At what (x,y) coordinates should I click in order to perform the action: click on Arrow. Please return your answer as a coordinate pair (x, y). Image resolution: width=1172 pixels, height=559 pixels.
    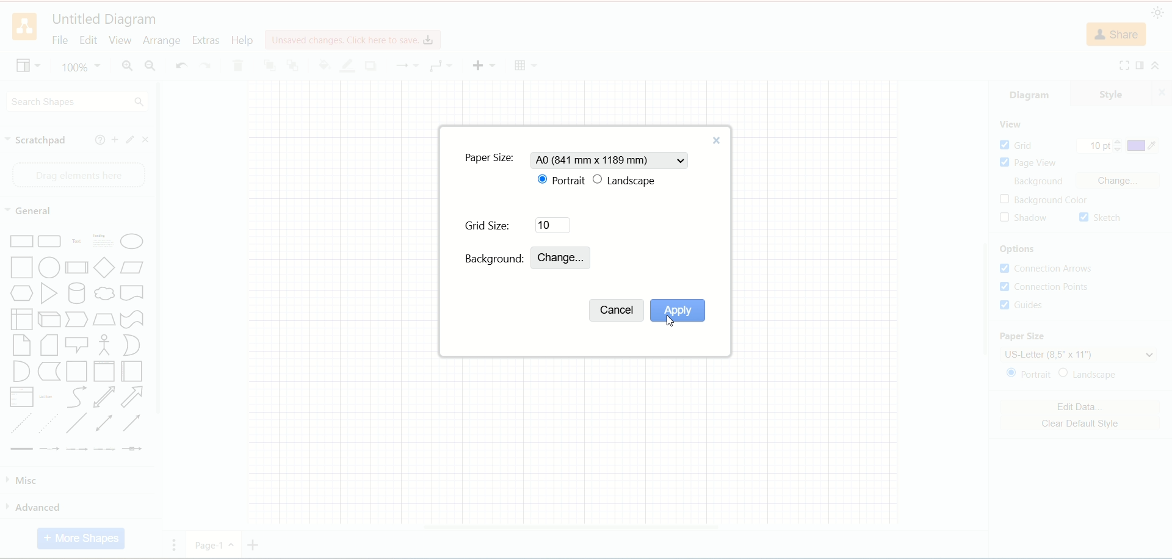
    Looking at the image, I should click on (132, 399).